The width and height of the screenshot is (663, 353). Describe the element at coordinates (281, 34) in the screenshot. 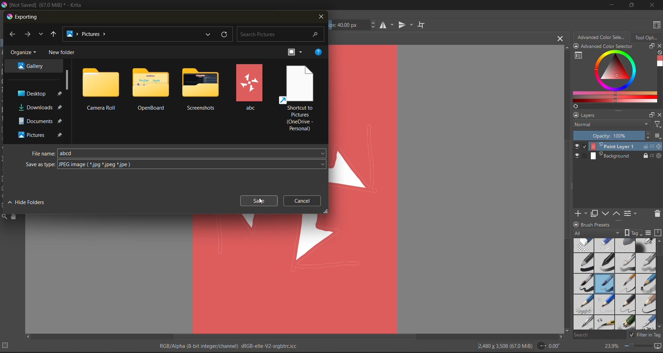

I see `search` at that location.